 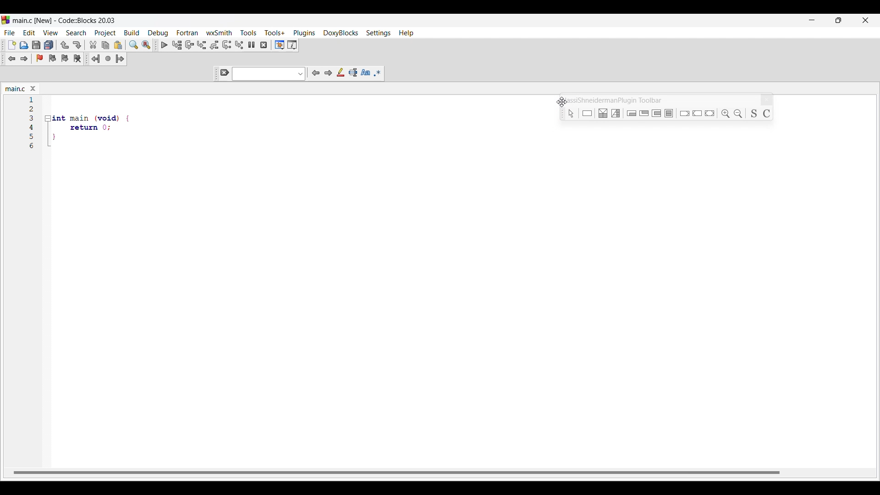 What do you see at coordinates (108, 58) in the screenshot?
I see `Last jump` at bounding box center [108, 58].